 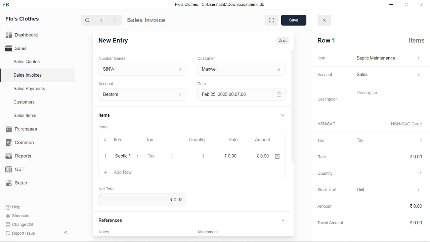 I want to click on Change DB, so click(x=20, y=224).